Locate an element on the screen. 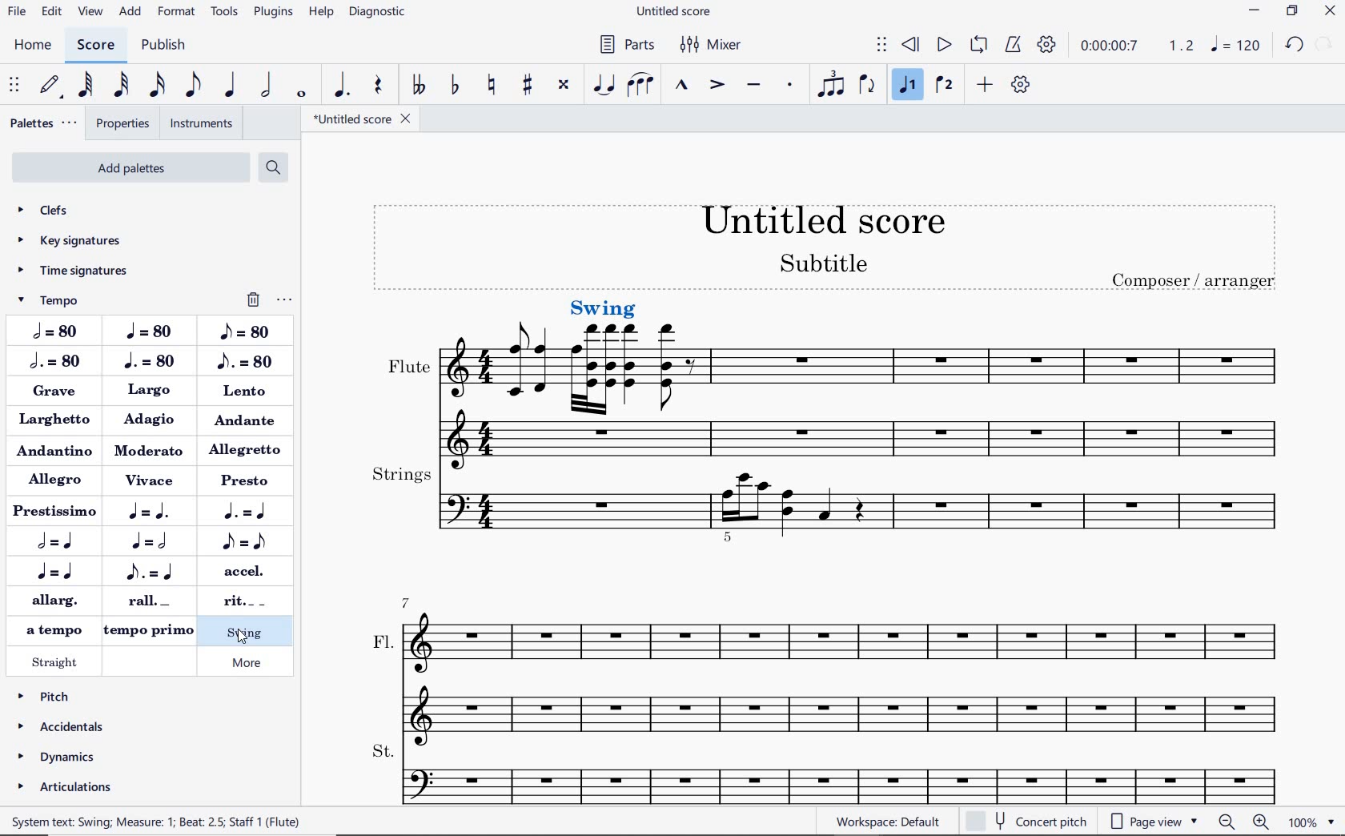  VIVACE is located at coordinates (151, 481).